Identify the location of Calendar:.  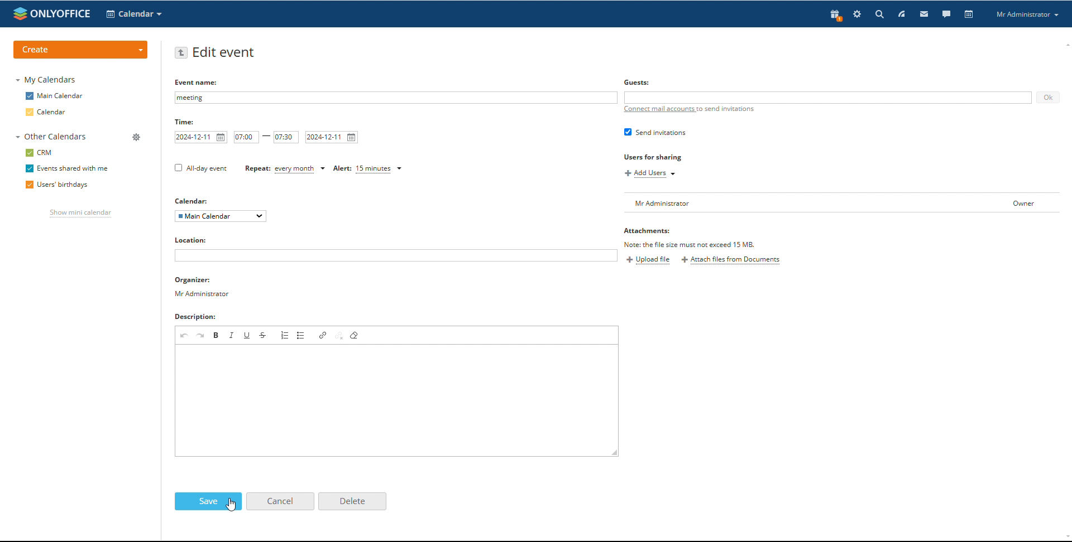
(194, 201).